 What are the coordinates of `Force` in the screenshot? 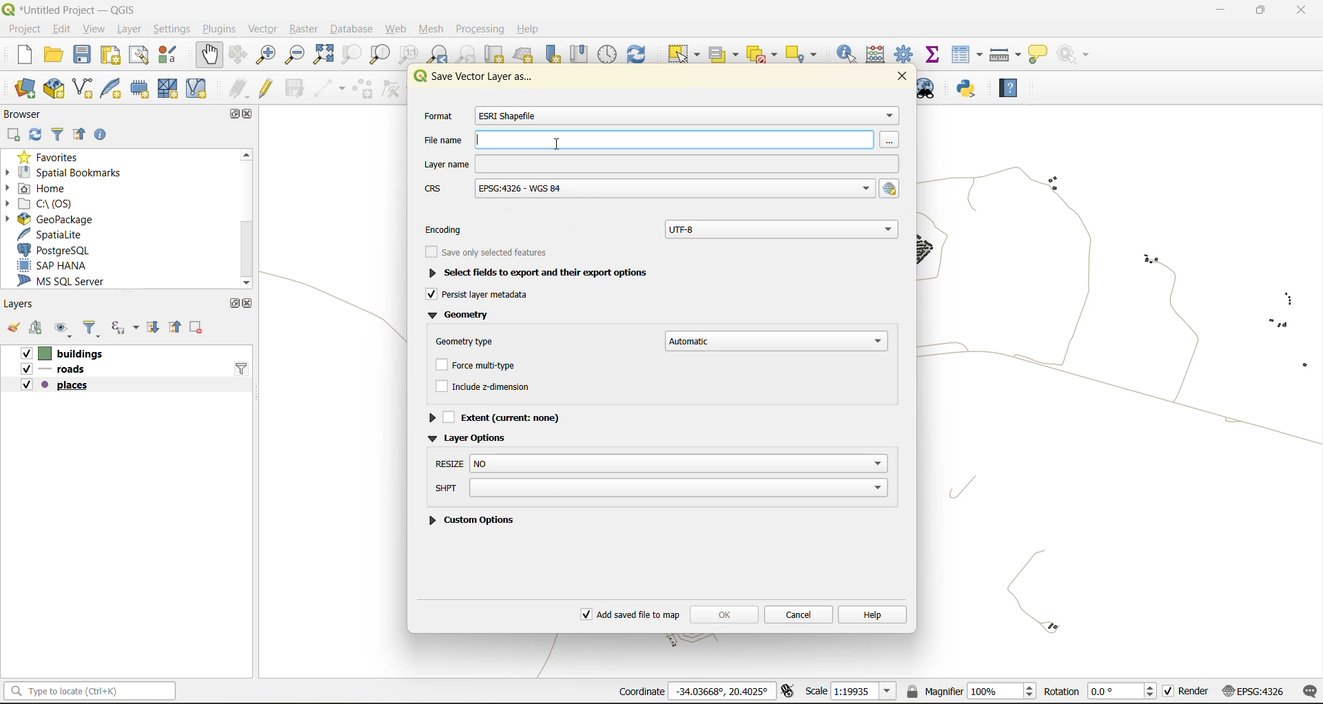 It's located at (486, 366).